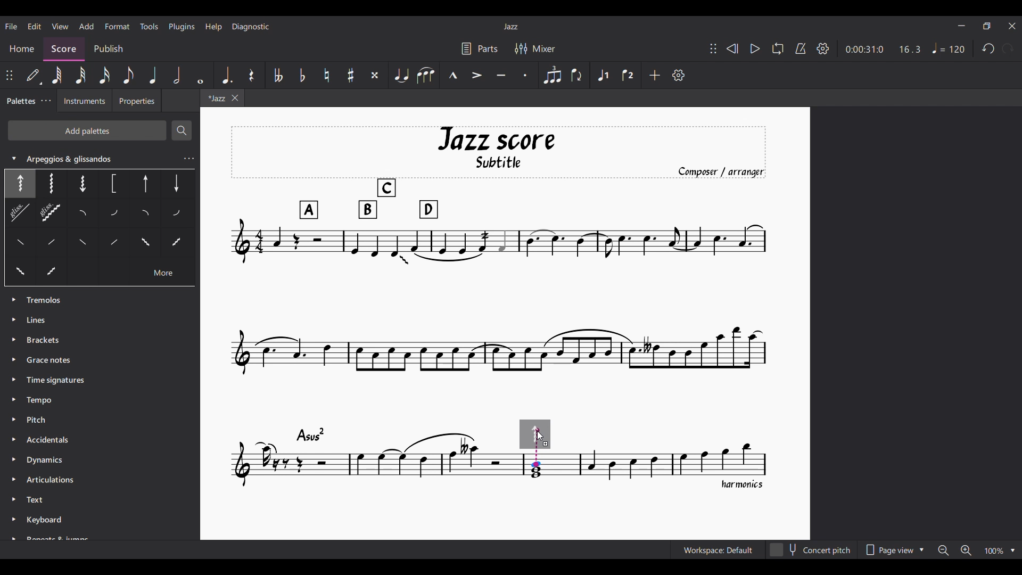 The width and height of the screenshot is (1022, 575). What do you see at coordinates (42, 420) in the screenshot?
I see `Pitch` at bounding box center [42, 420].